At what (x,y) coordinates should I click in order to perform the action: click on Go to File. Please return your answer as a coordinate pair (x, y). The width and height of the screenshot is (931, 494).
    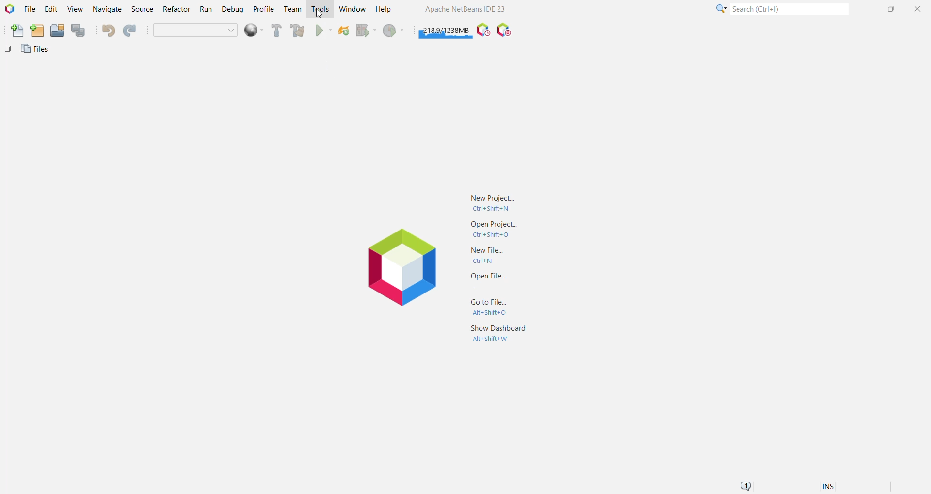
    Looking at the image, I should click on (492, 308).